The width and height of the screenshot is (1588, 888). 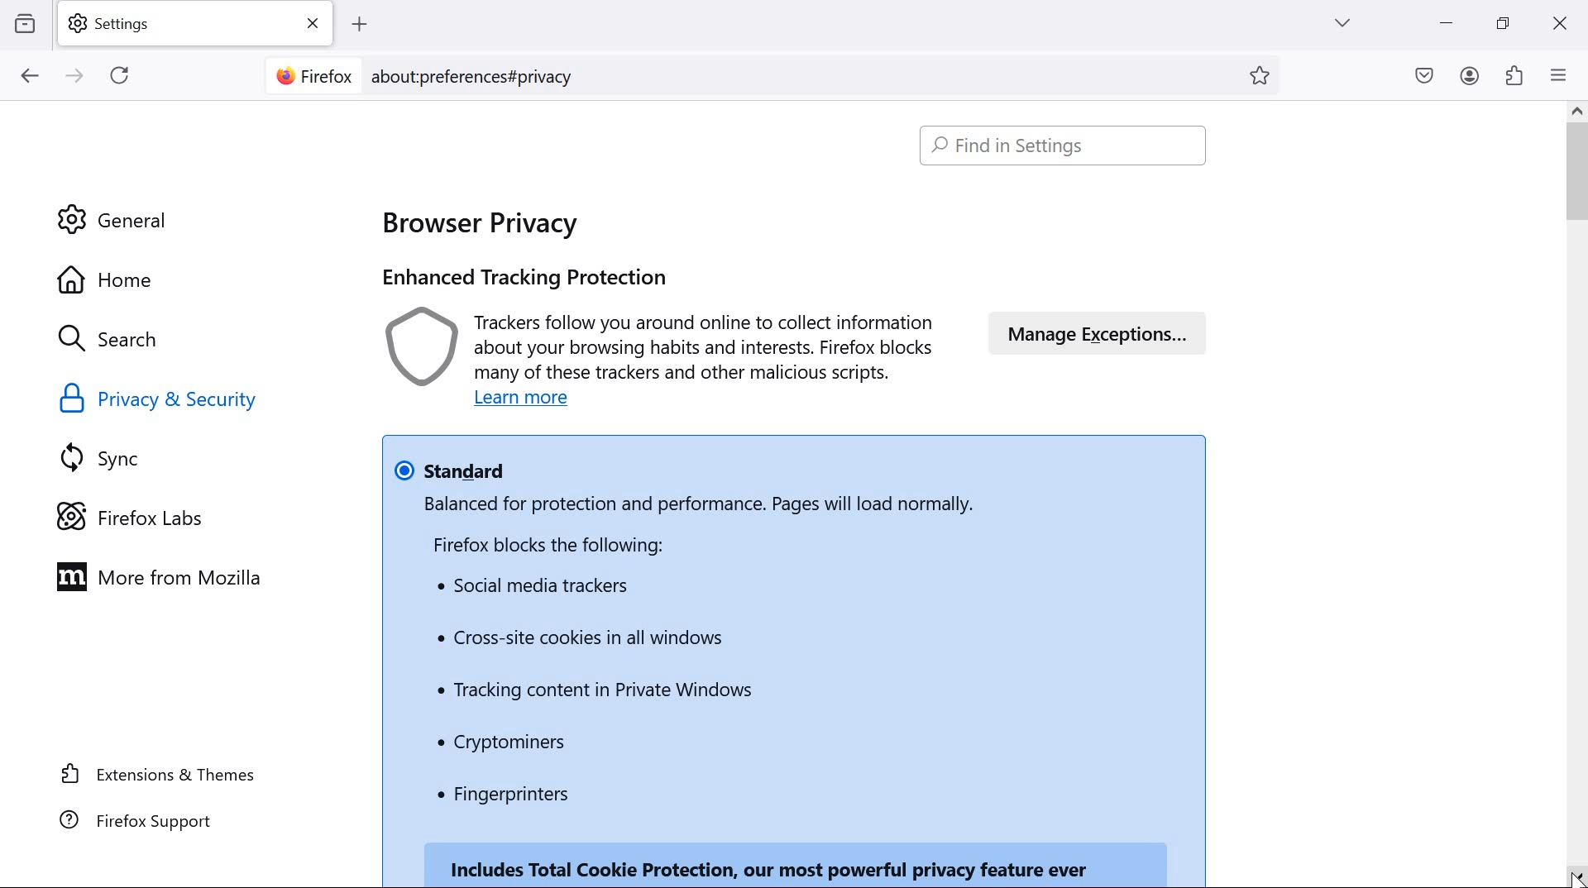 What do you see at coordinates (655, 346) in the screenshot?
I see `Trackers follow you around online to collect information
about your browsing habits and interests. Firefox blocks
many of these trackers and other malicious scripts.` at bounding box center [655, 346].